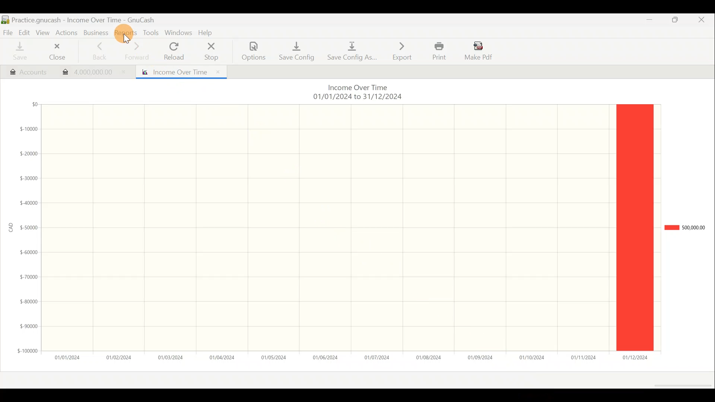 This screenshot has height=402, width=715. Describe the element at coordinates (207, 32) in the screenshot. I see `Help` at that location.